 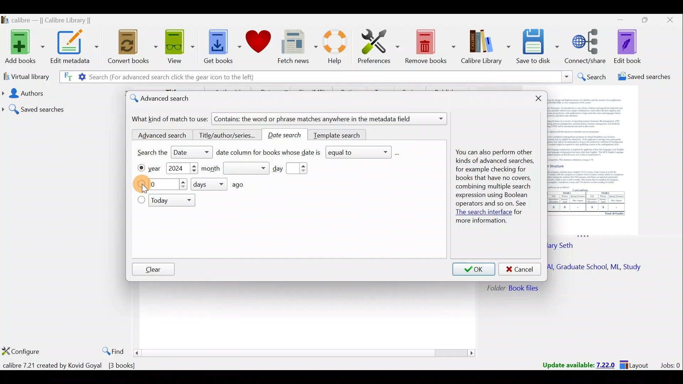 I want to click on OK, so click(x=474, y=270).